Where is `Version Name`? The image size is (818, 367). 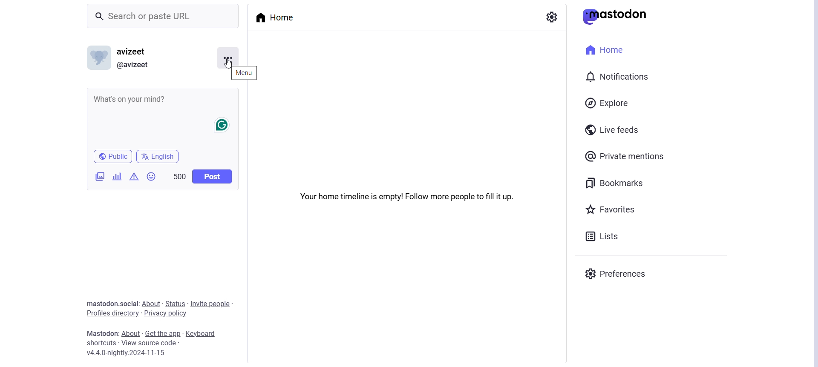 Version Name is located at coordinates (128, 353).